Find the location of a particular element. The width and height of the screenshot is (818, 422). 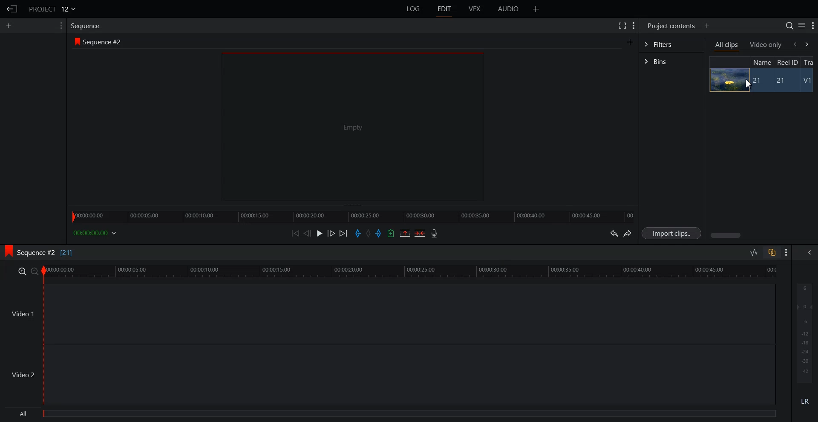

logo is located at coordinates (6, 250).